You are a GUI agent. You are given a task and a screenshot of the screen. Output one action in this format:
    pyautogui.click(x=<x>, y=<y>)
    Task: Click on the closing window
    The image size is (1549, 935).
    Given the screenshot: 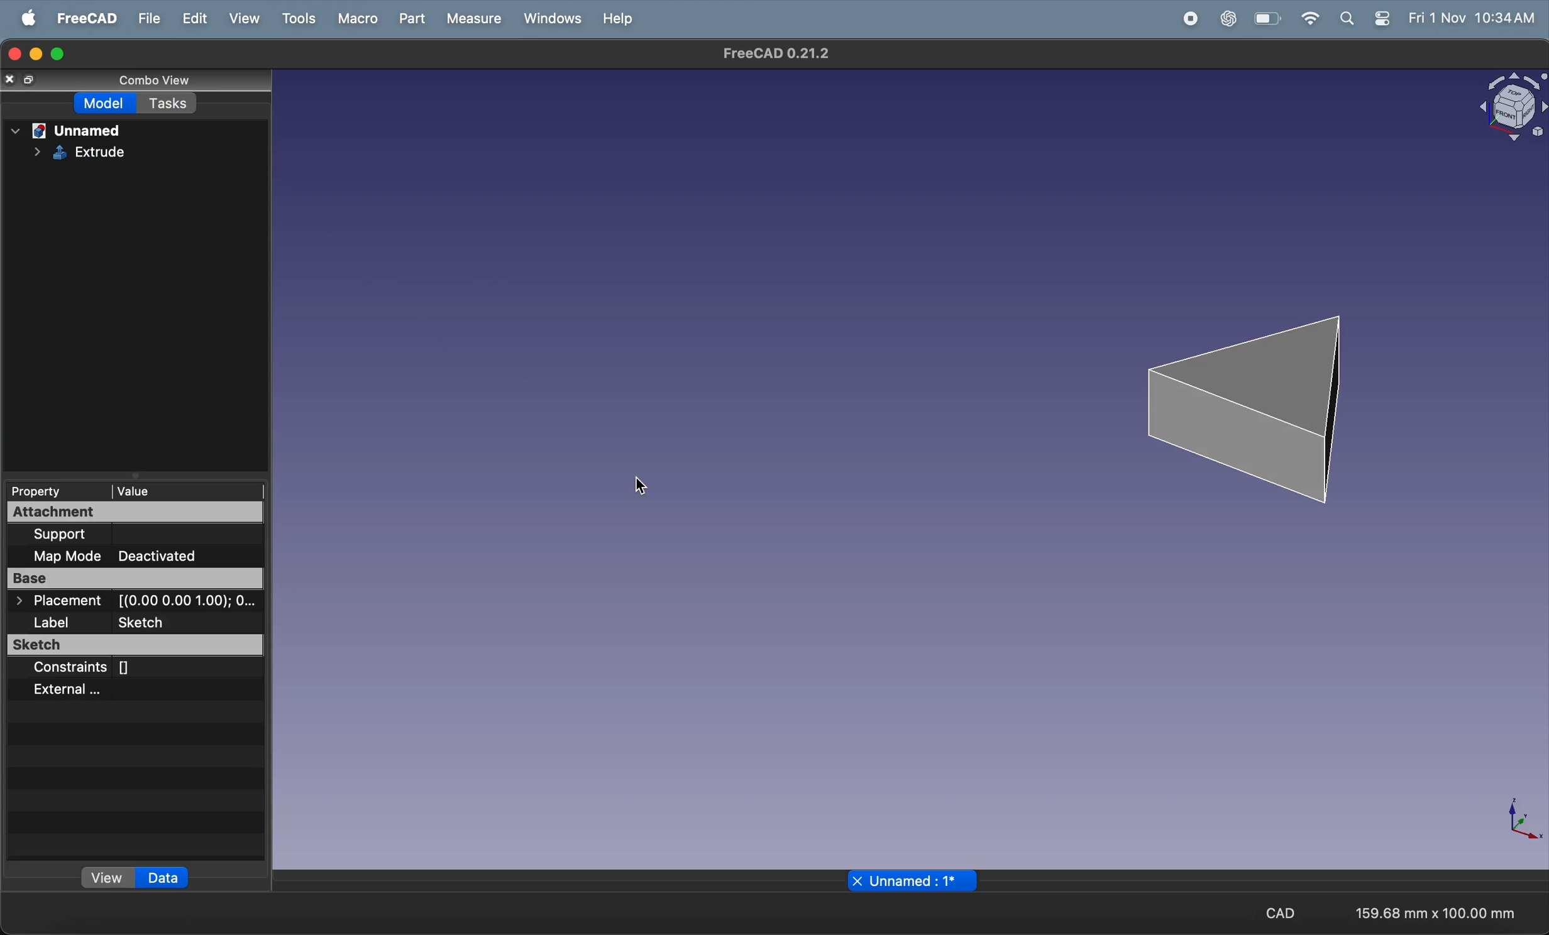 What is the action you would take?
    pyautogui.click(x=13, y=52)
    